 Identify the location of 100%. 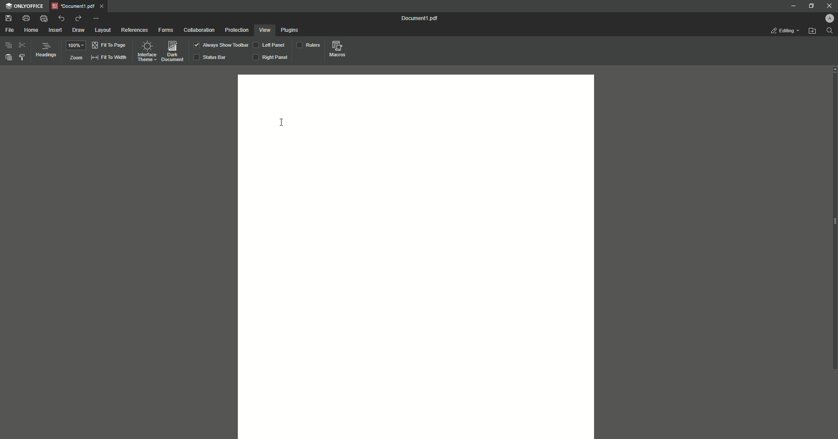
(76, 46).